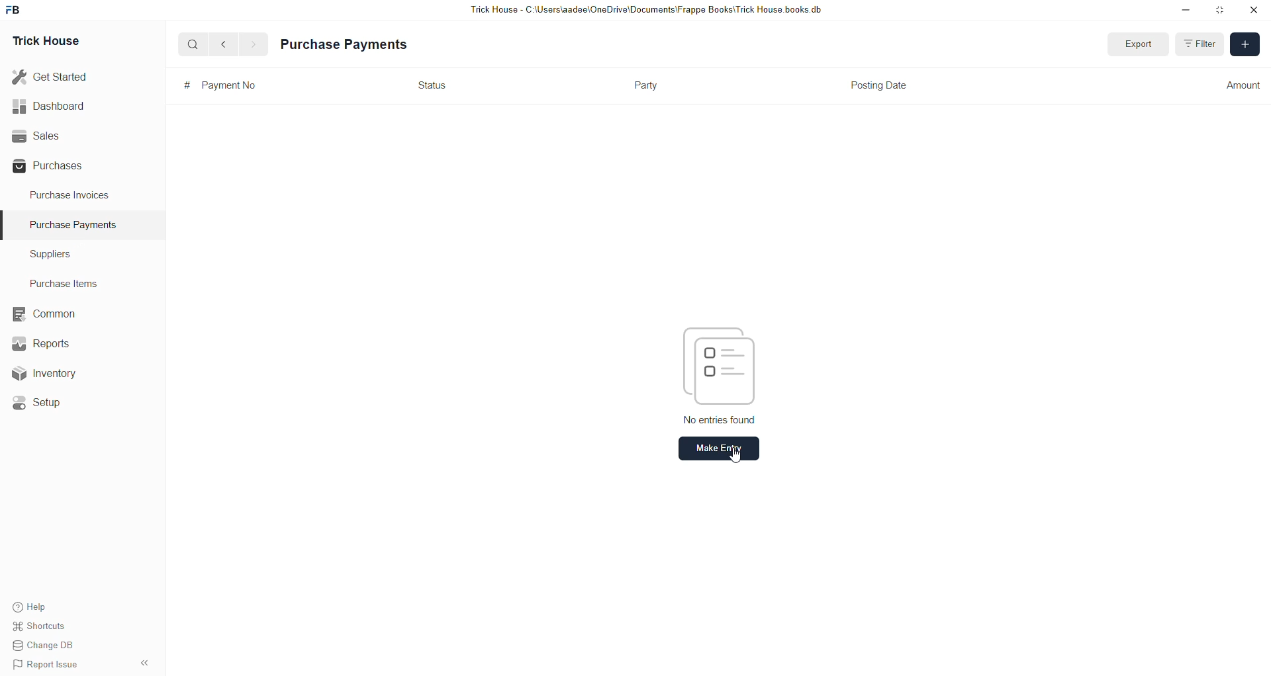 This screenshot has width=1271, height=676. Describe the element at coordinates (1246, 45) in the screenshot. I see `Add new entry` at that location.